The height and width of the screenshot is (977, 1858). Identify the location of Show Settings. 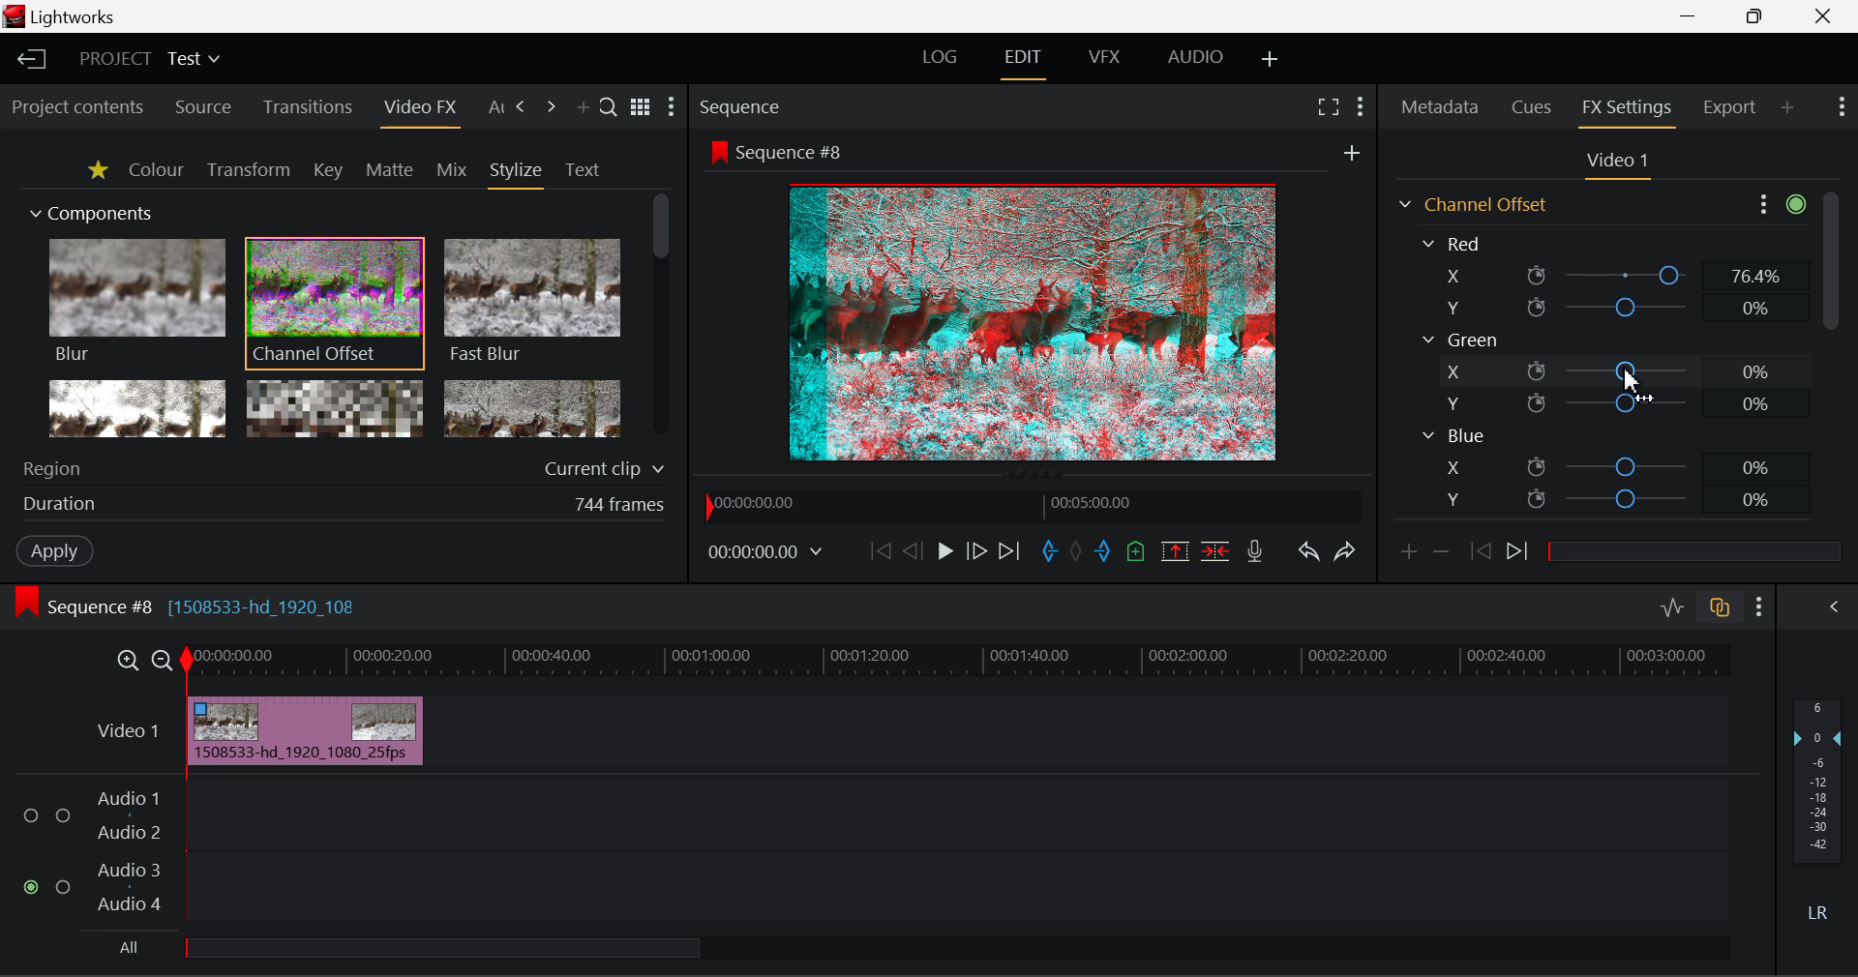
(1758, 607).